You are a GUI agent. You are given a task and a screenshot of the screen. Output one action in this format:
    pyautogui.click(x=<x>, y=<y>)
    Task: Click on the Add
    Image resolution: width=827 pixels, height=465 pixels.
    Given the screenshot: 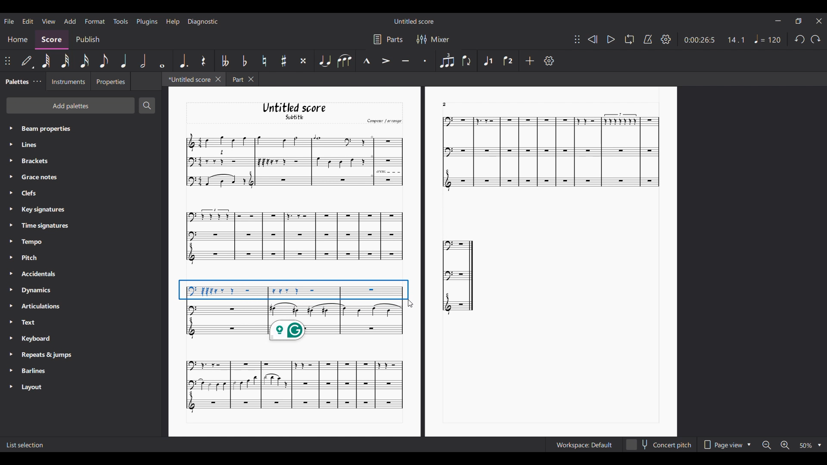 What is the action you would take?
    pyautogui.click(x=530, y=61)
    